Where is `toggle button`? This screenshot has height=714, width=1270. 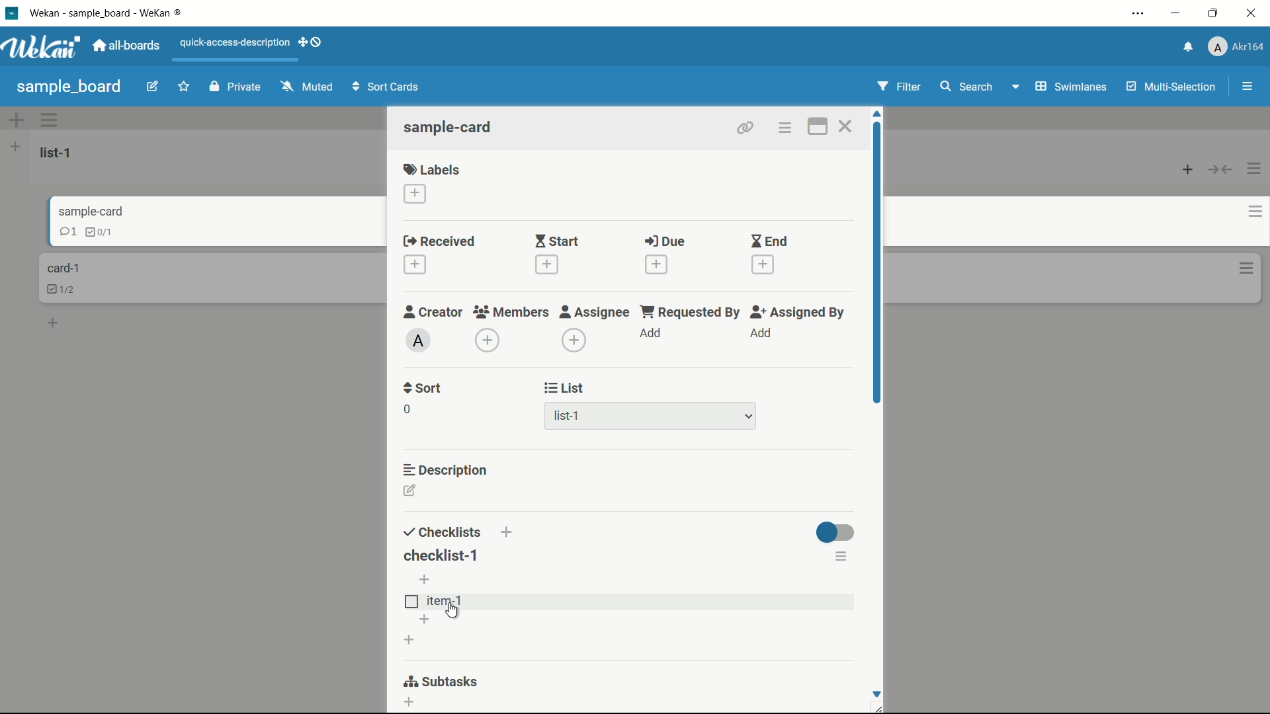 toggle button is located at coordinates (834, 532).